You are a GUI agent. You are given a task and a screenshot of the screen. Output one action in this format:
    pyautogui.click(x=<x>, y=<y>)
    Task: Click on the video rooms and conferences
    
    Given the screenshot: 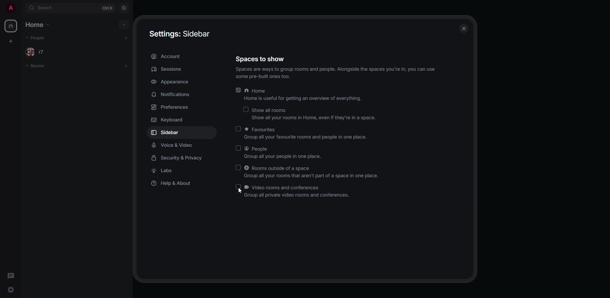 What is the action you would take?
    pyautogui.click(x=300, y=191)
    